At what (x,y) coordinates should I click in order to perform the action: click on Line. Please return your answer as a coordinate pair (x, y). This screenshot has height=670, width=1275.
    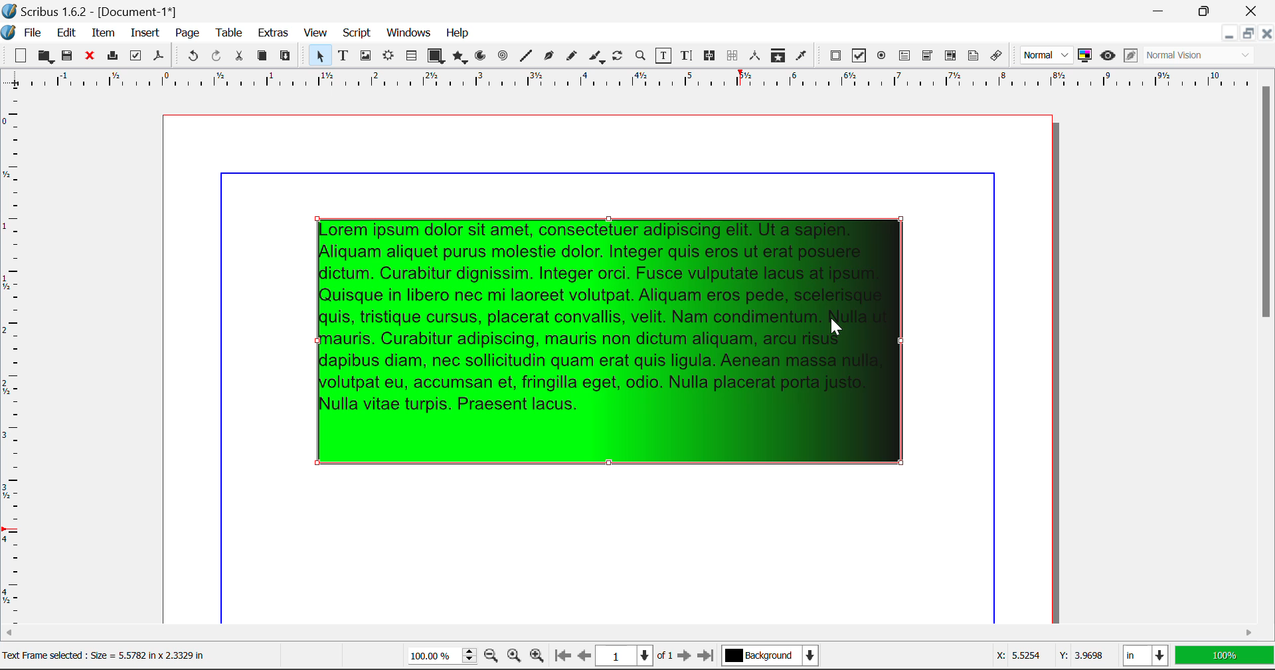
    Looking at the image, I should click on (526, 56).